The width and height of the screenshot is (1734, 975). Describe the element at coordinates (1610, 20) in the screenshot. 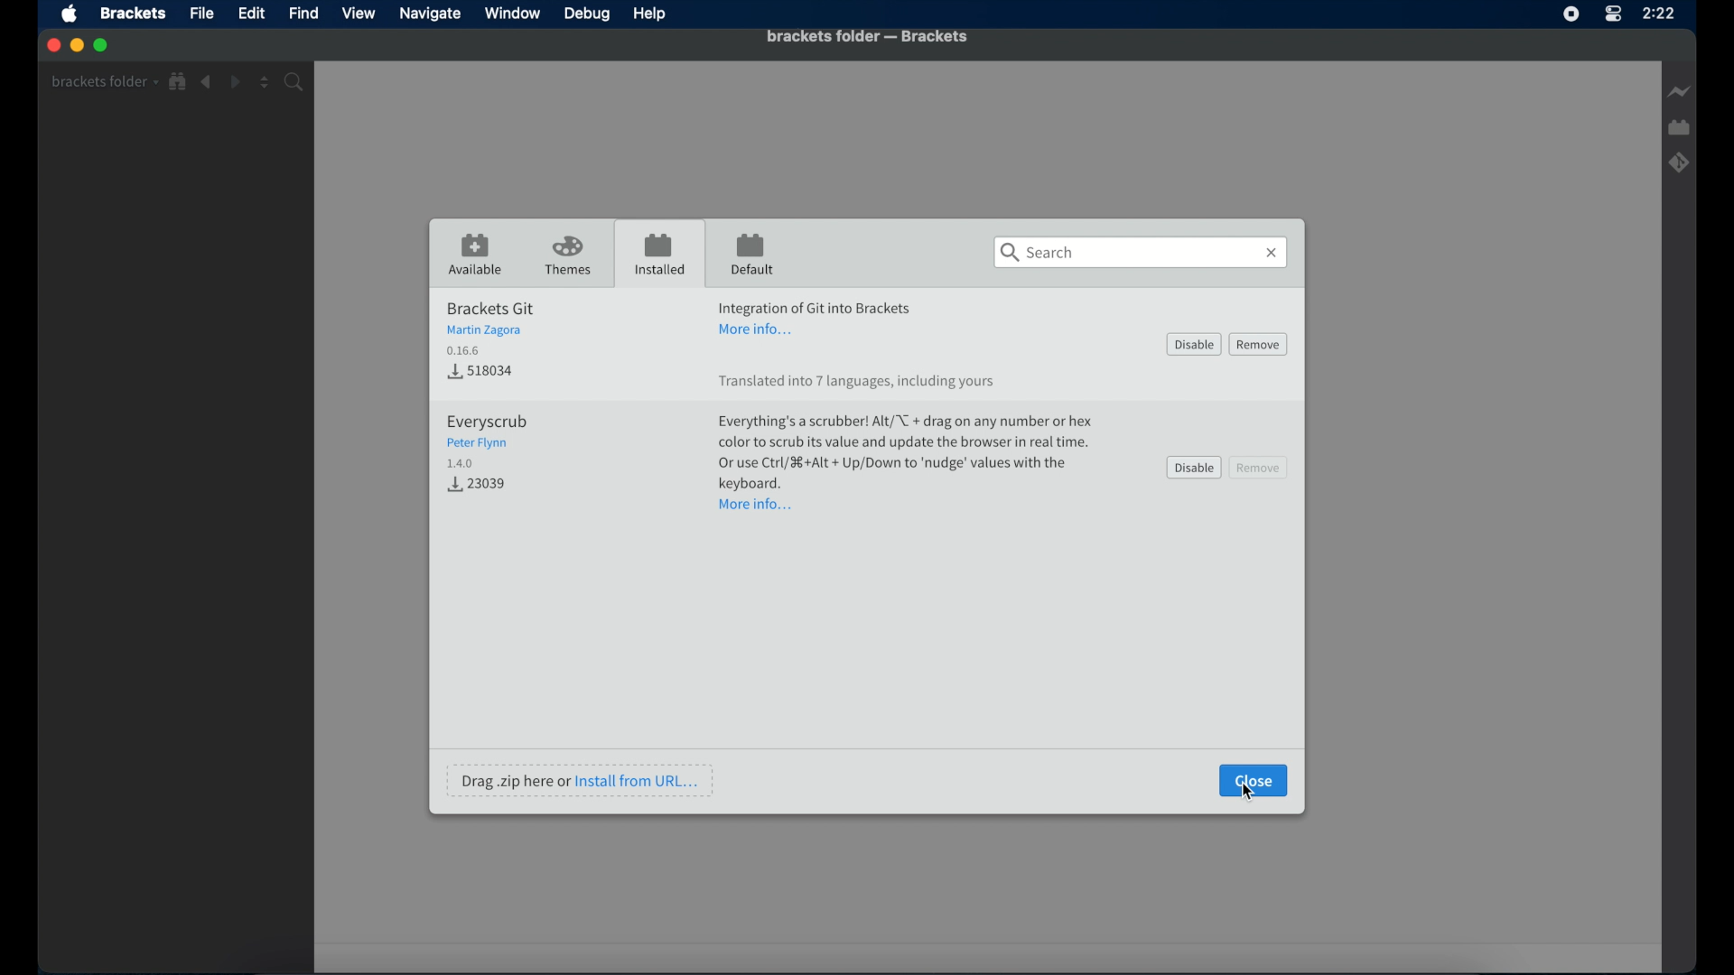

I see `control center` at that location.